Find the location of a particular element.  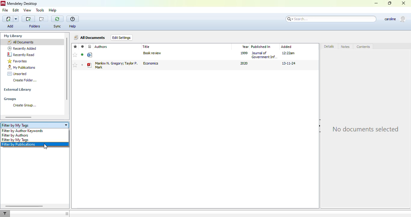

details is located at coordinates (329, 46).